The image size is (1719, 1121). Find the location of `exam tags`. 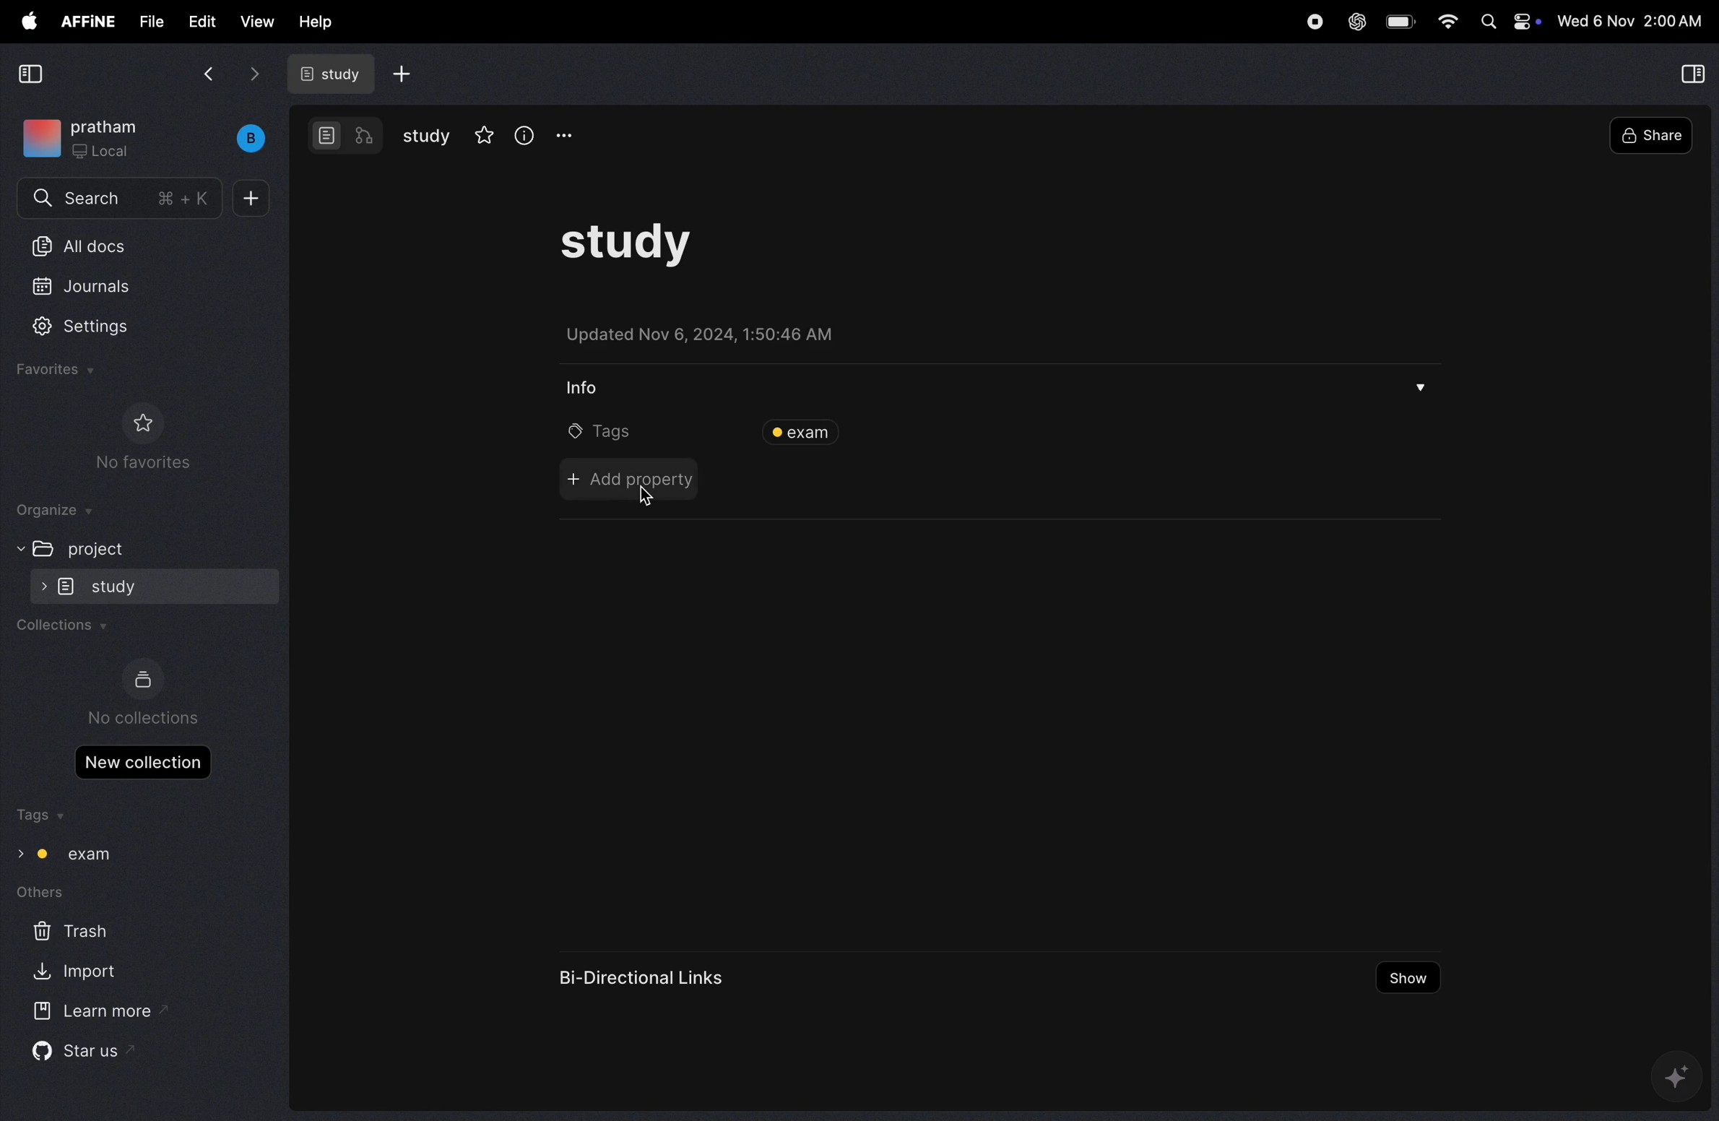

exam tags is located at coordinates (77, 857).